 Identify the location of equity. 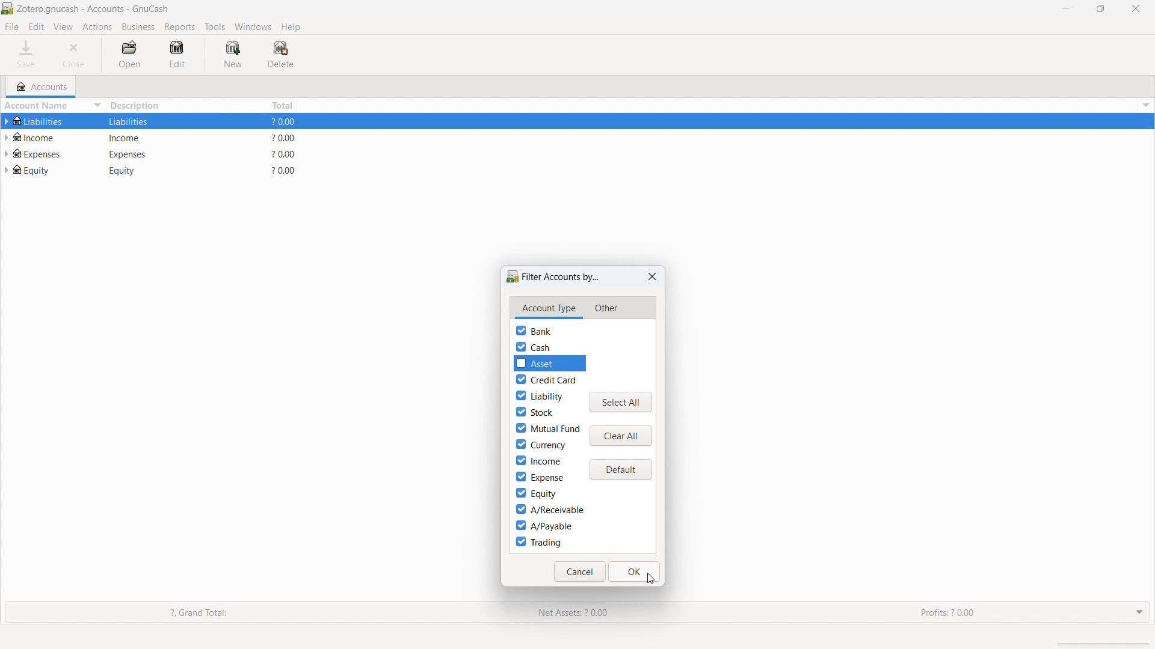
(41, 169).